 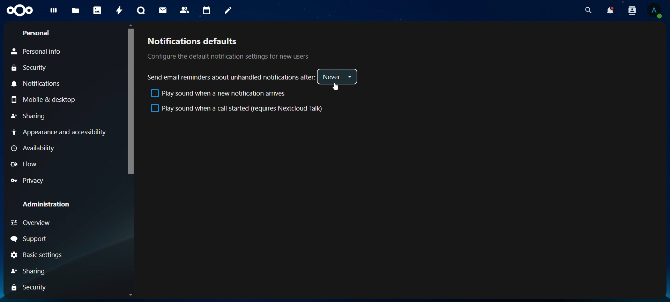 I want to click on icon, so click(x=21, y=10).